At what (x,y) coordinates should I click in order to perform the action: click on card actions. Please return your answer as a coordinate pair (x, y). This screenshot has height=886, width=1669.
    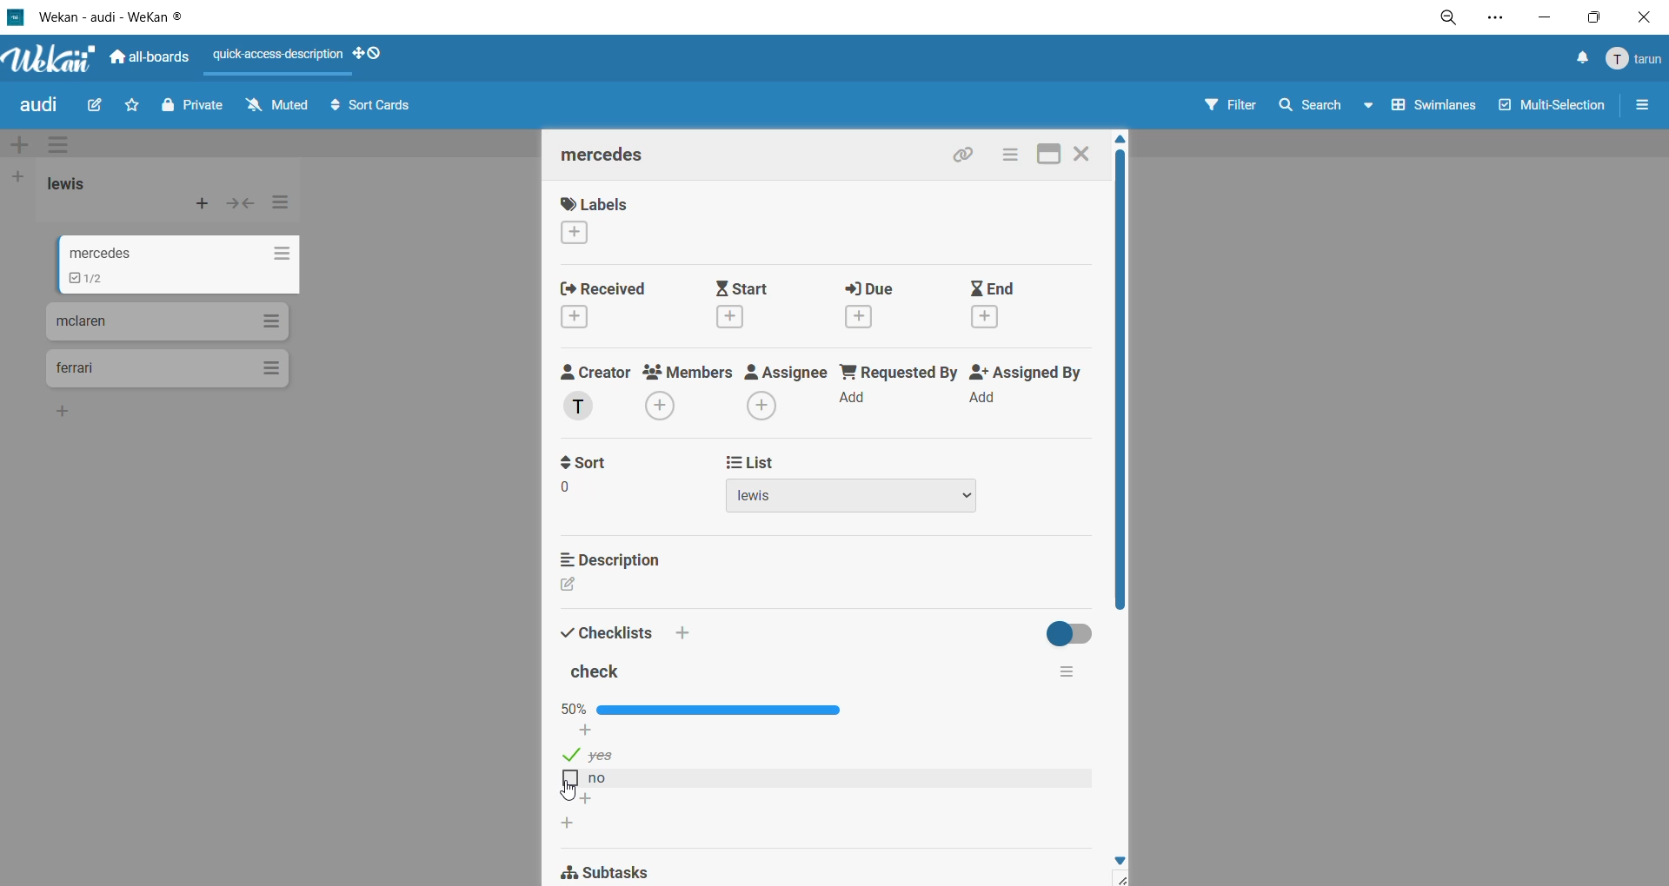
    Looking at the image, I should click on (1015, 155).